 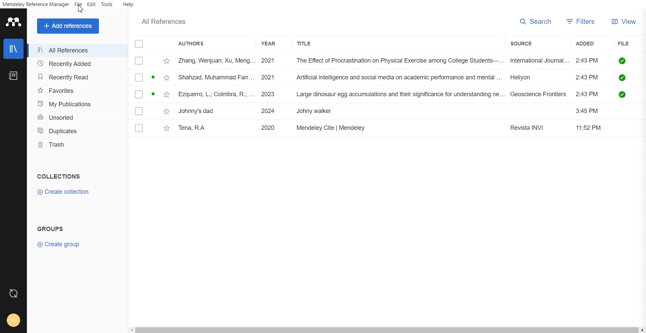 I want to click on Library, so click(x=13, y=49).